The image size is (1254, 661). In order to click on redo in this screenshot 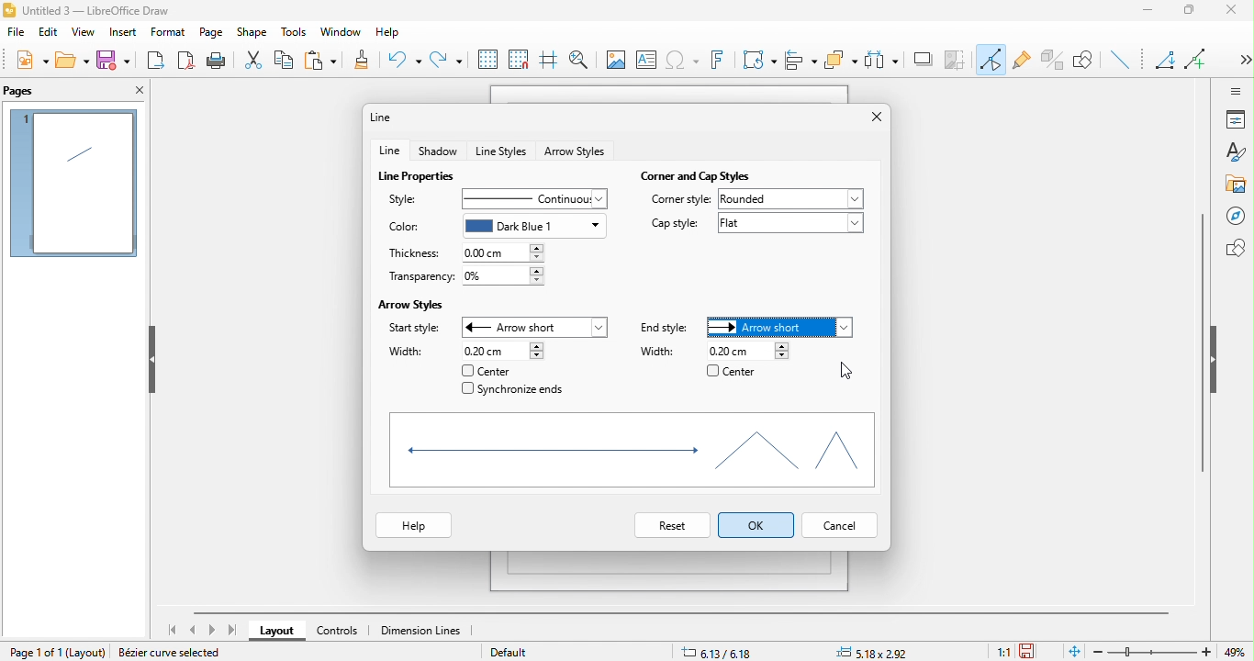, I will do `click(446, 56)`.